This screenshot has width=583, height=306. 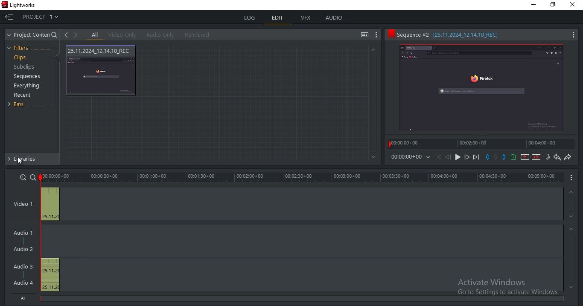 What do you see at coordinates (535, 6) in the screenshot?
I see `minimize` at bounding box center [535, 6].